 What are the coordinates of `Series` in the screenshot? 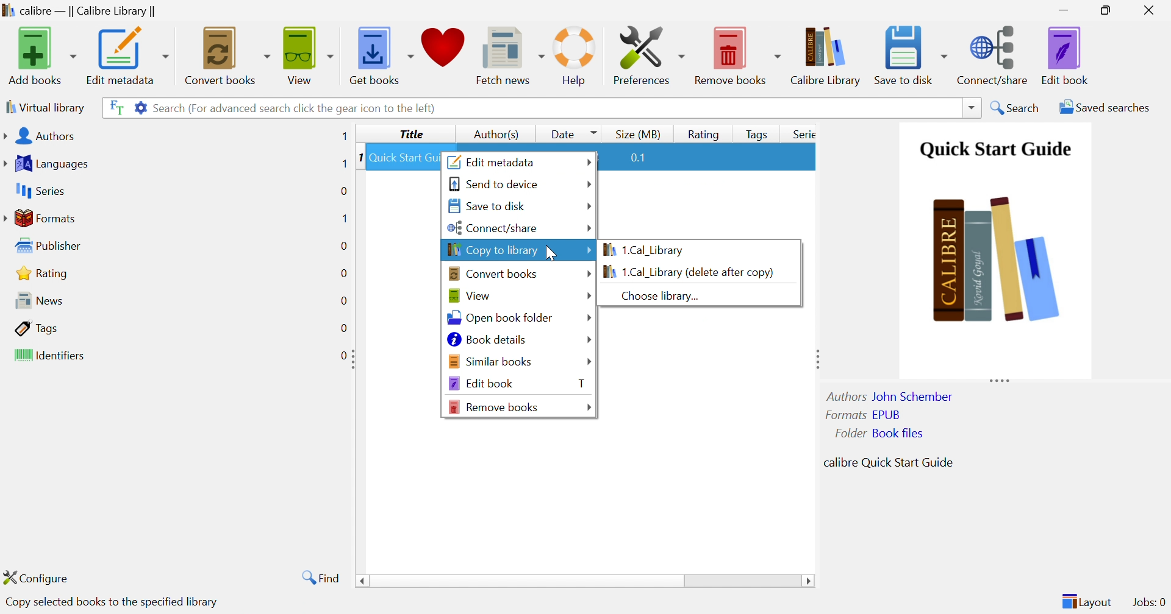 It's located at (802, 133).